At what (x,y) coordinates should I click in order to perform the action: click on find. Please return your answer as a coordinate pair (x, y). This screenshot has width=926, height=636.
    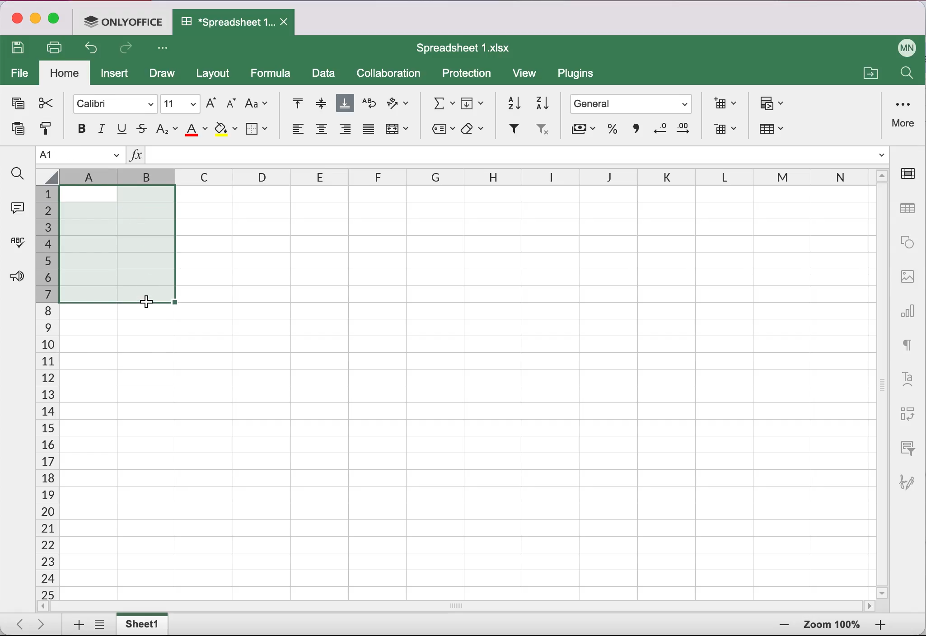
    Looking at the image, I should click on (17, 174).